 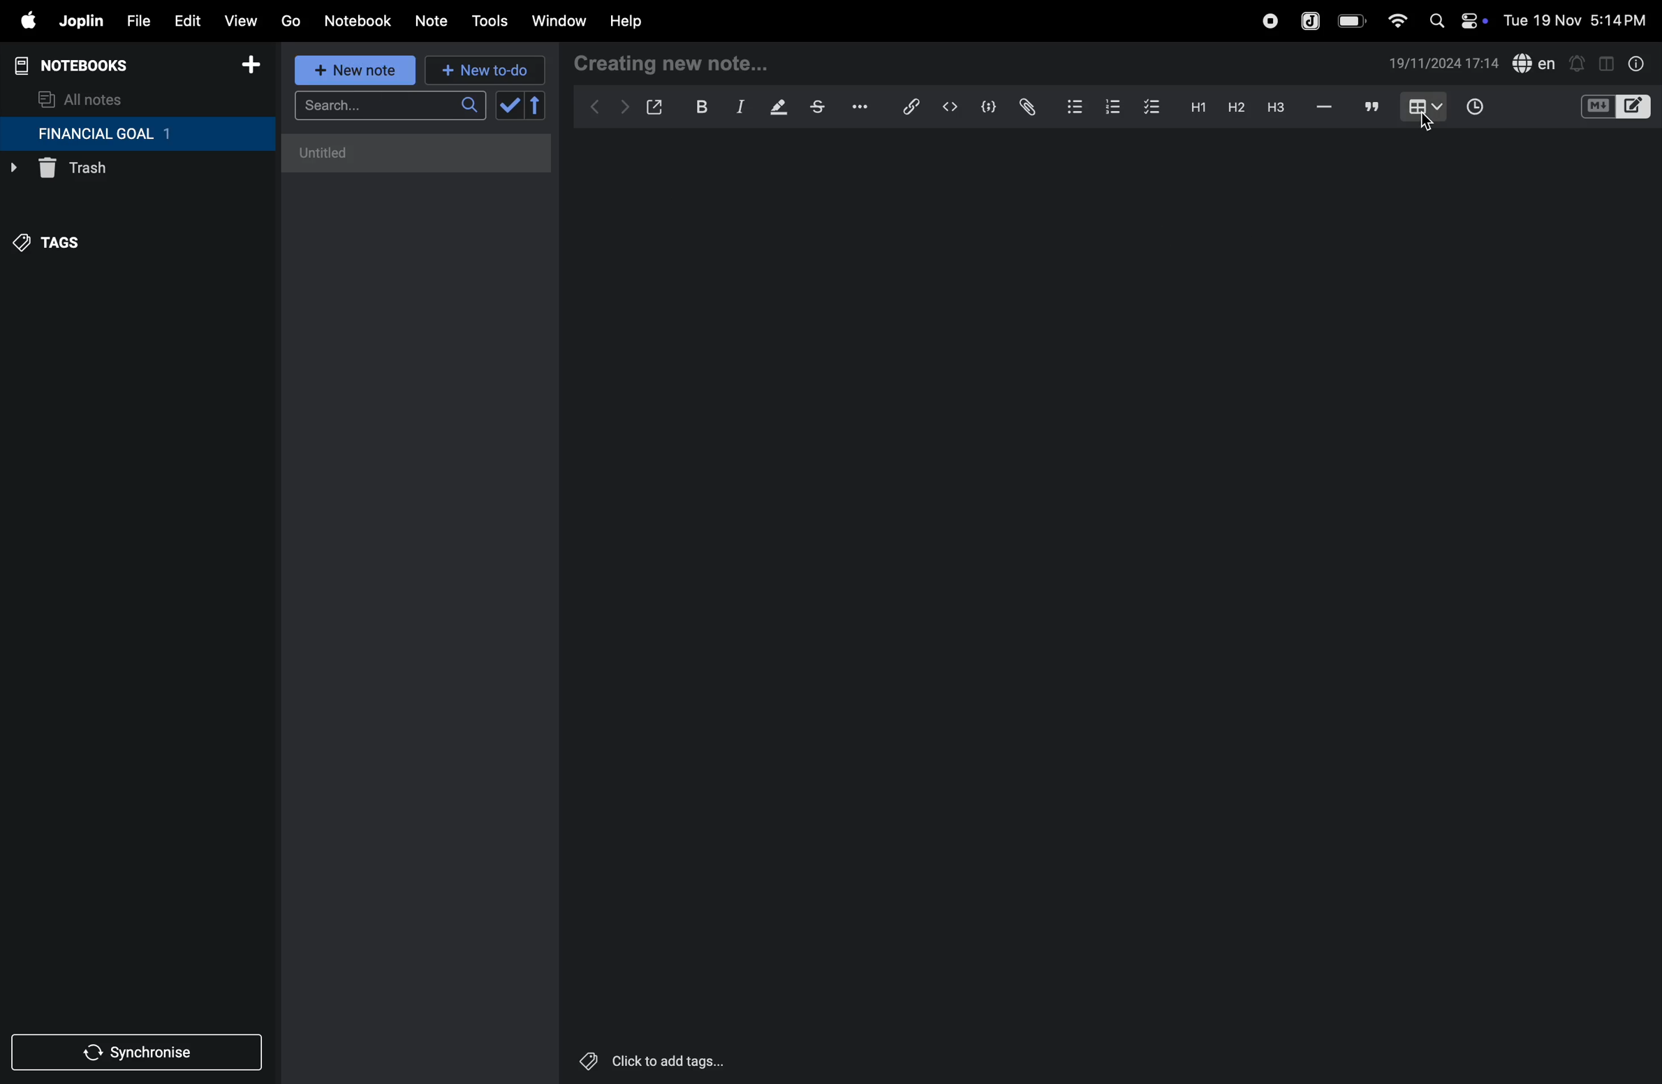 I want to click on open window, so click(x=653, y=107).